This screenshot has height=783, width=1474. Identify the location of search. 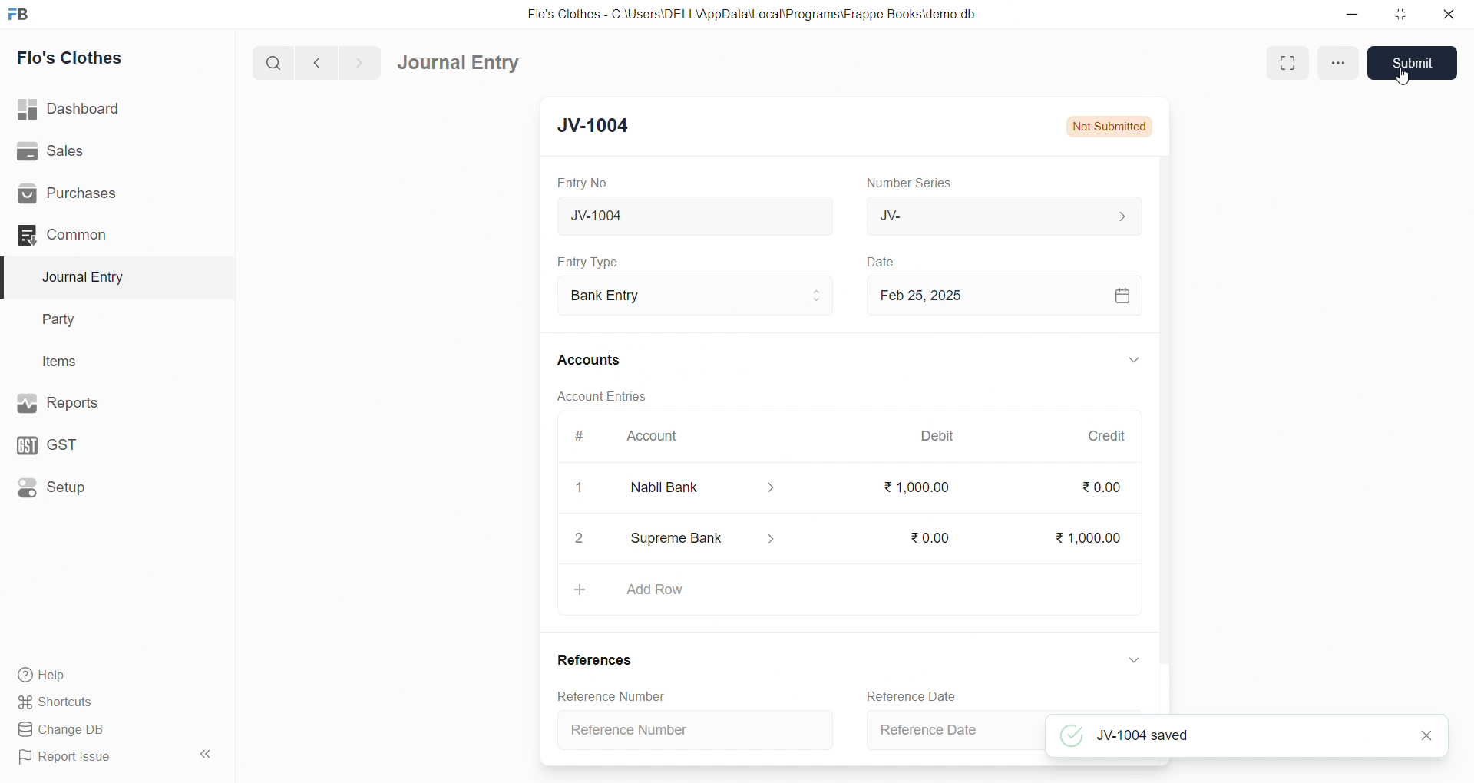
(276, 61).